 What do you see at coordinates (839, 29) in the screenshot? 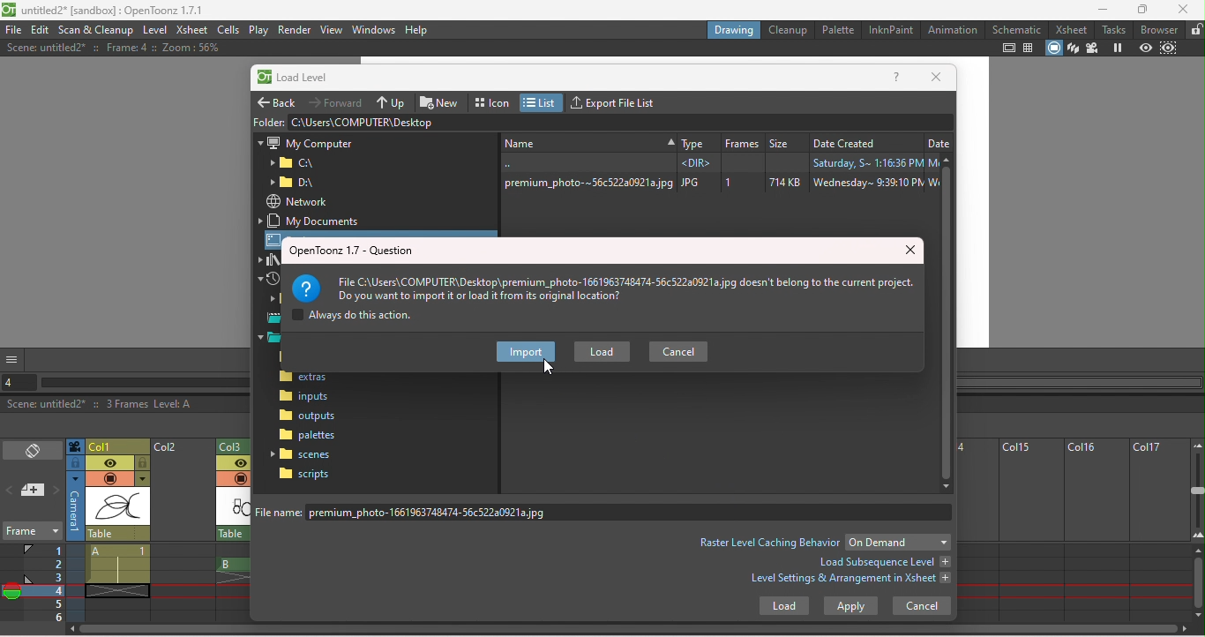
I see `Palette` at bounding box center [839, 29].